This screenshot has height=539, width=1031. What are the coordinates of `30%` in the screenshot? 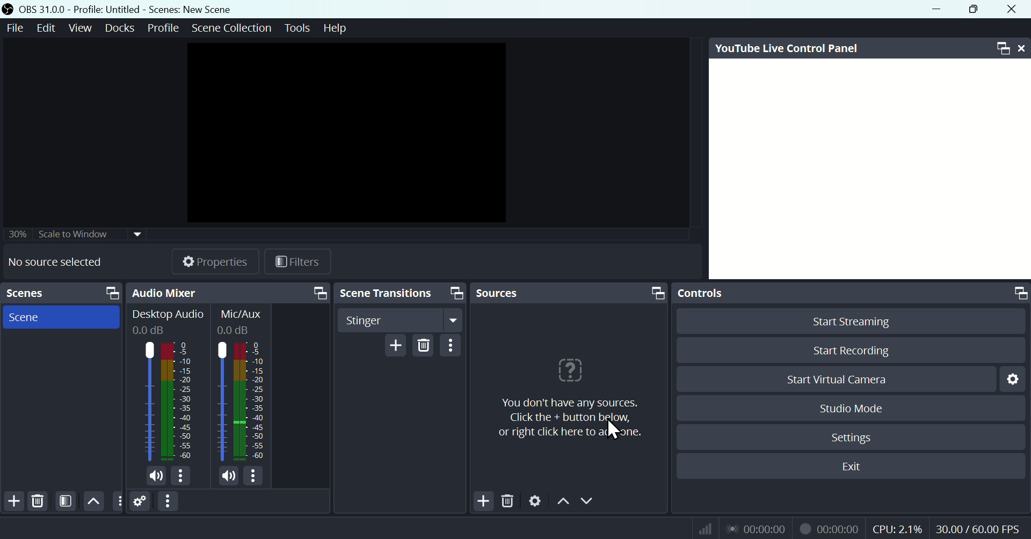 It's located at (16, 234).